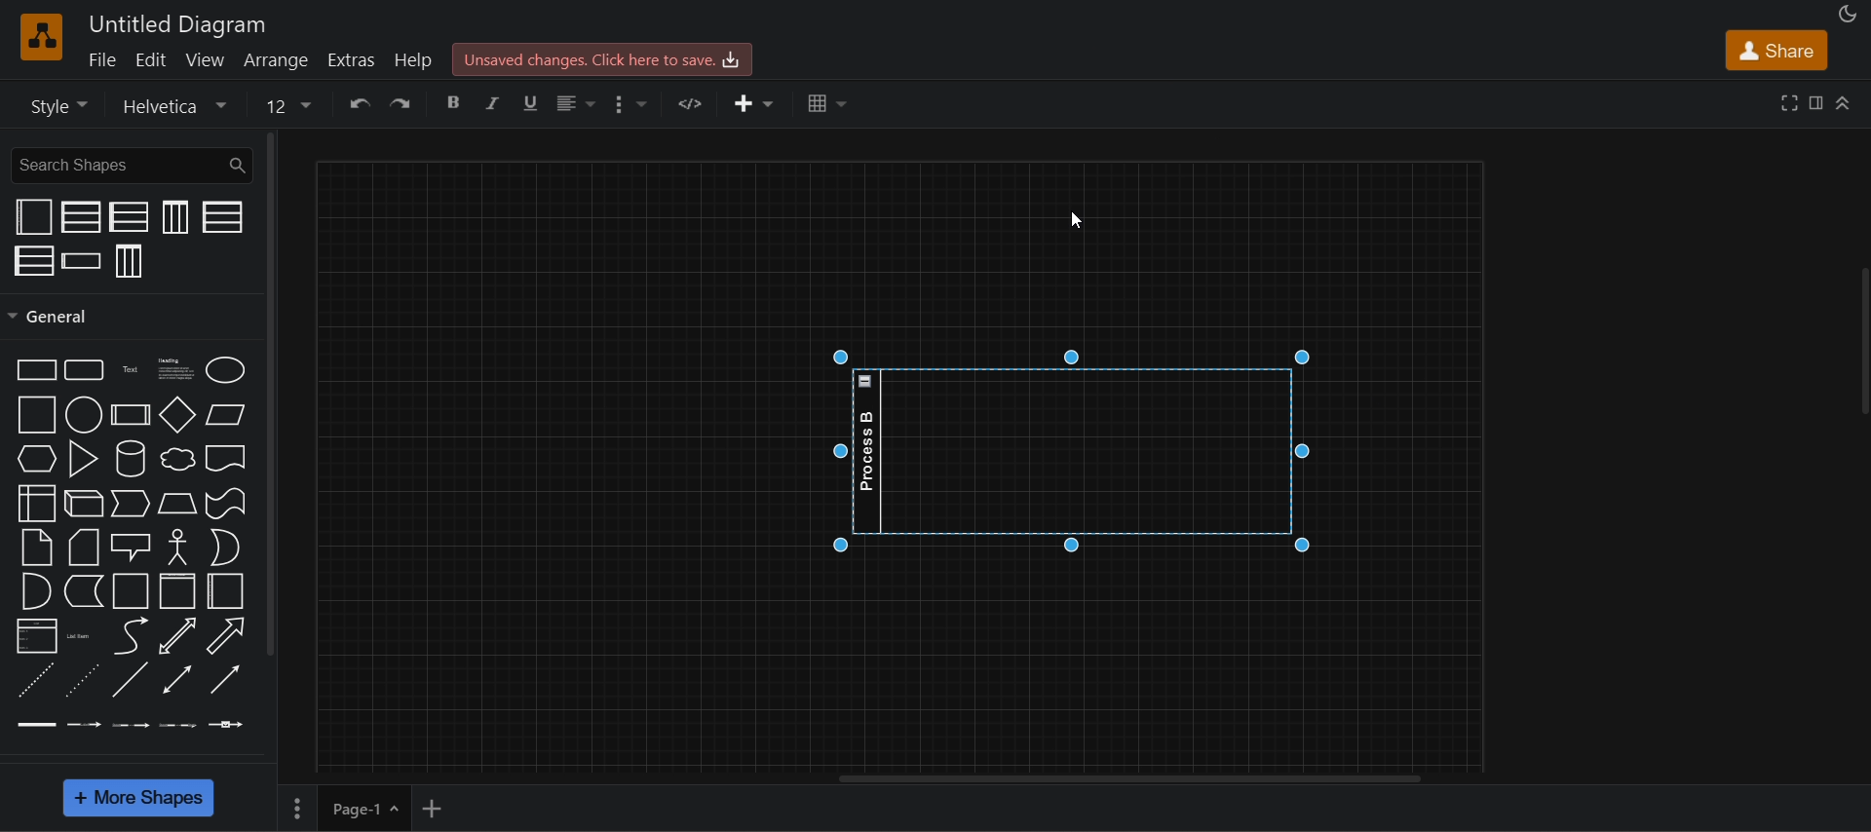 This screenshot has width=1871, height=832. Describe the element at coordinates (1777, 50) in the screenshot. I see `share` at that location.